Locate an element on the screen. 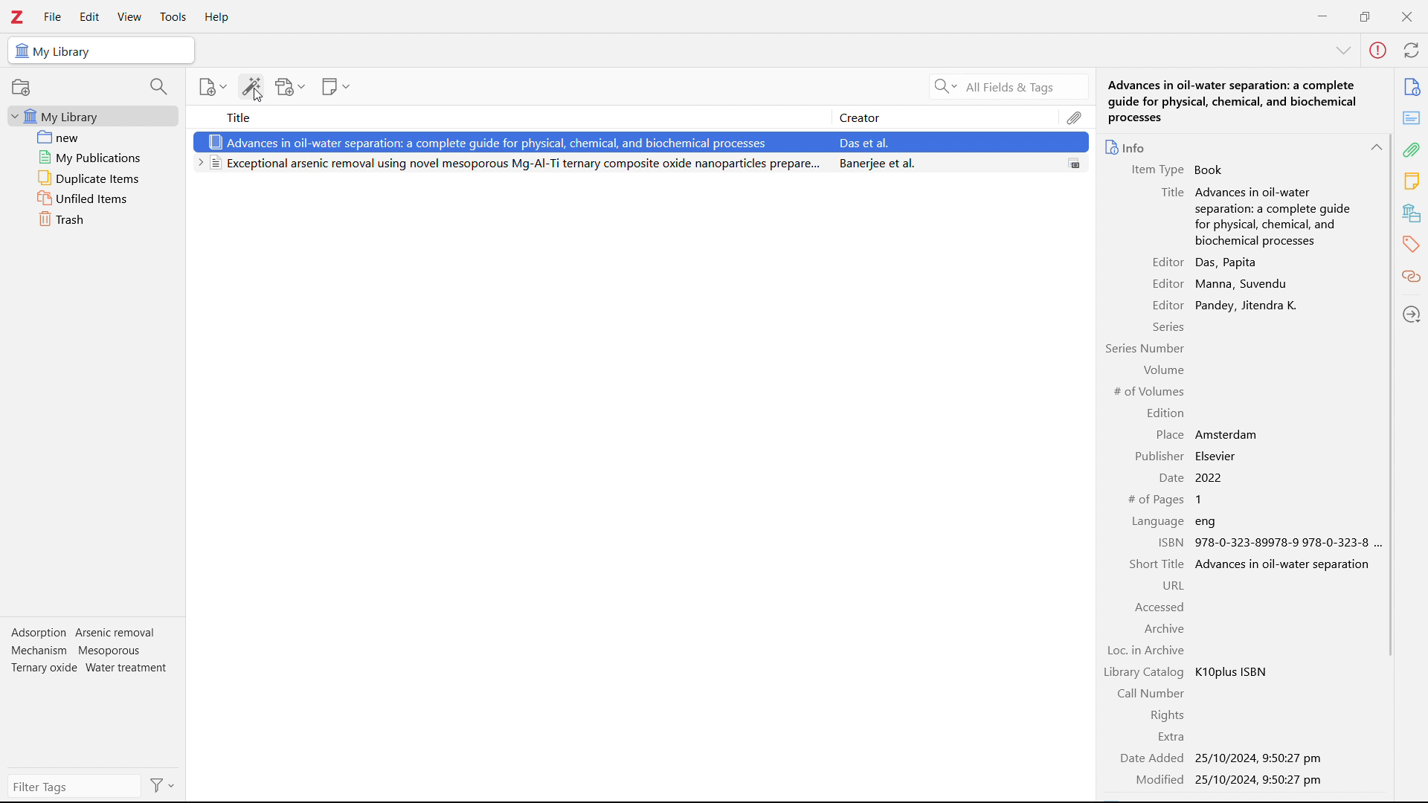 The image size is (1428, 803). reference added using ISBN number is located at coordinates (638, 141).